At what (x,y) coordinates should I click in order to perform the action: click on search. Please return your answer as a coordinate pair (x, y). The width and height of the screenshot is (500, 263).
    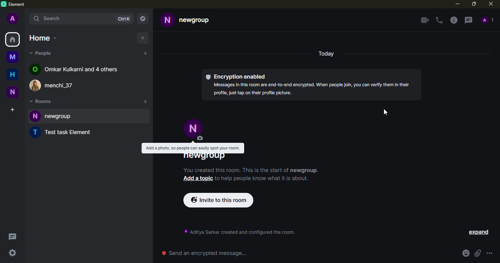
    Looking at the image, I should click on (72, 19).